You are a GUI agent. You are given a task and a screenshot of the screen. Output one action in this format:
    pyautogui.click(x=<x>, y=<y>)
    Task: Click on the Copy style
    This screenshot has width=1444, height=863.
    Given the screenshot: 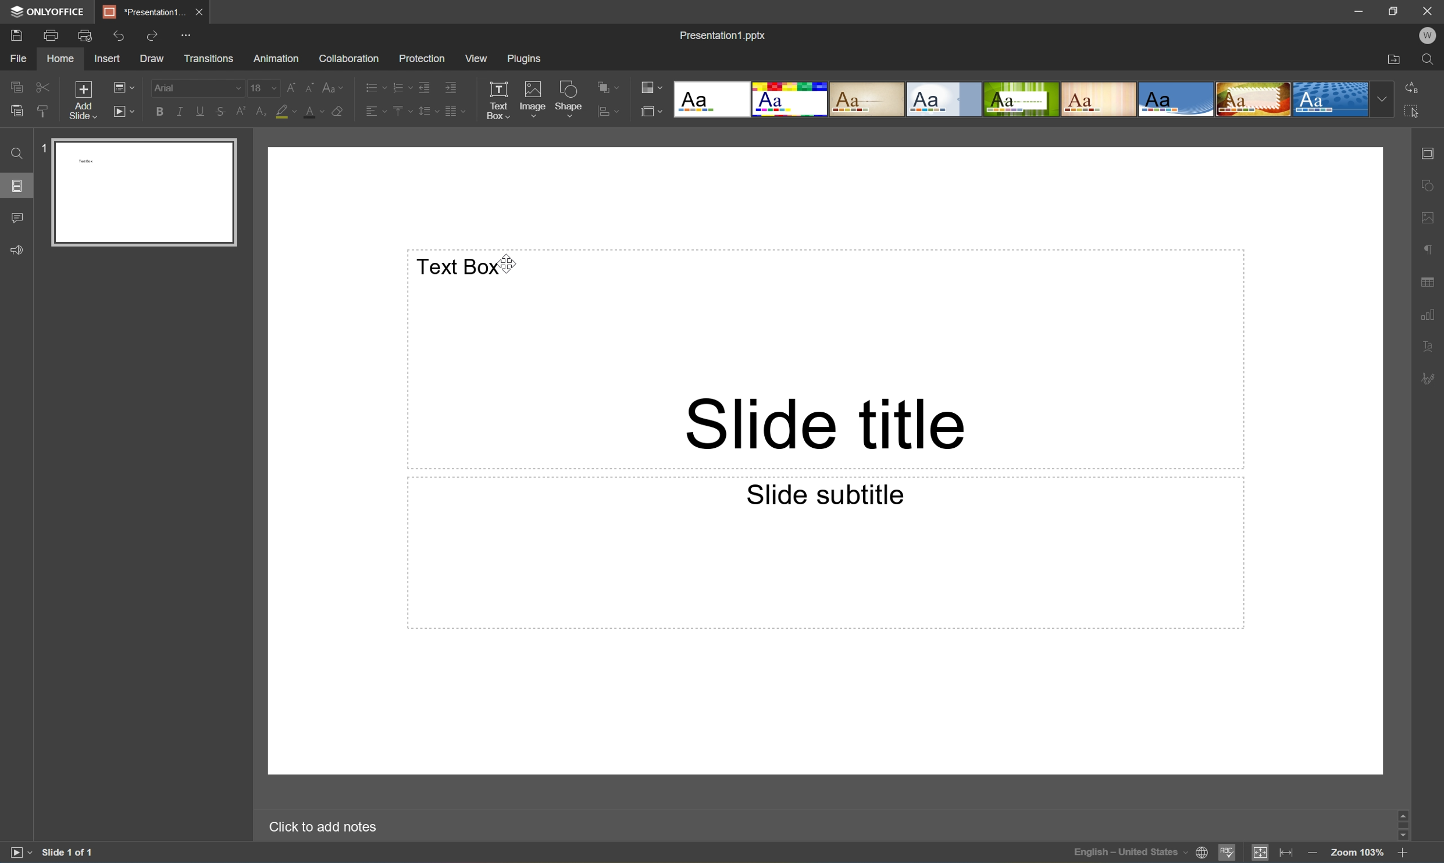 What is the action you would take?
    pyautogui.click(x=44, y=112)
    